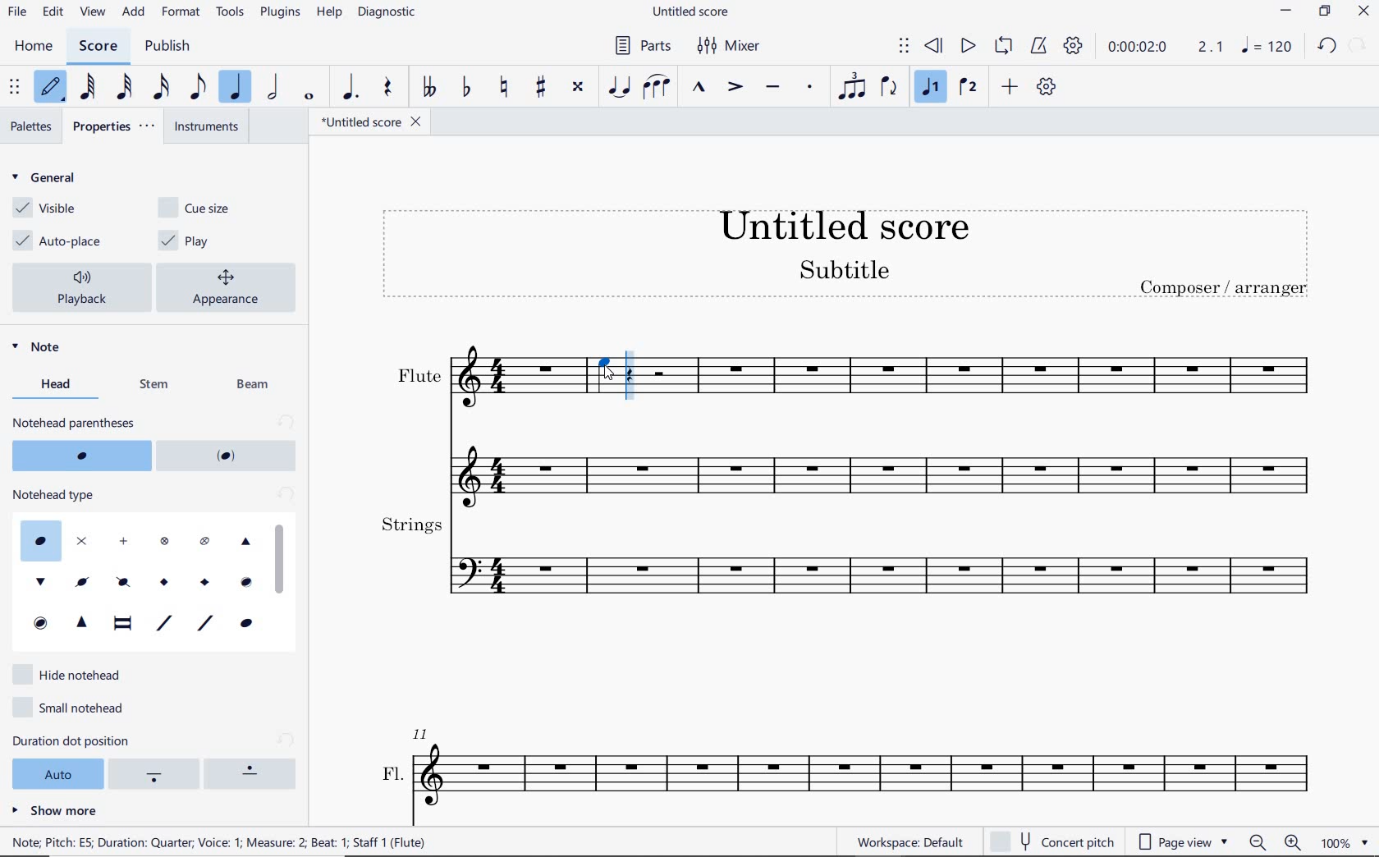  Describe the element at coordinates (196, 89) in the screenshot. I see `EIGHTH NOTE` at that location.